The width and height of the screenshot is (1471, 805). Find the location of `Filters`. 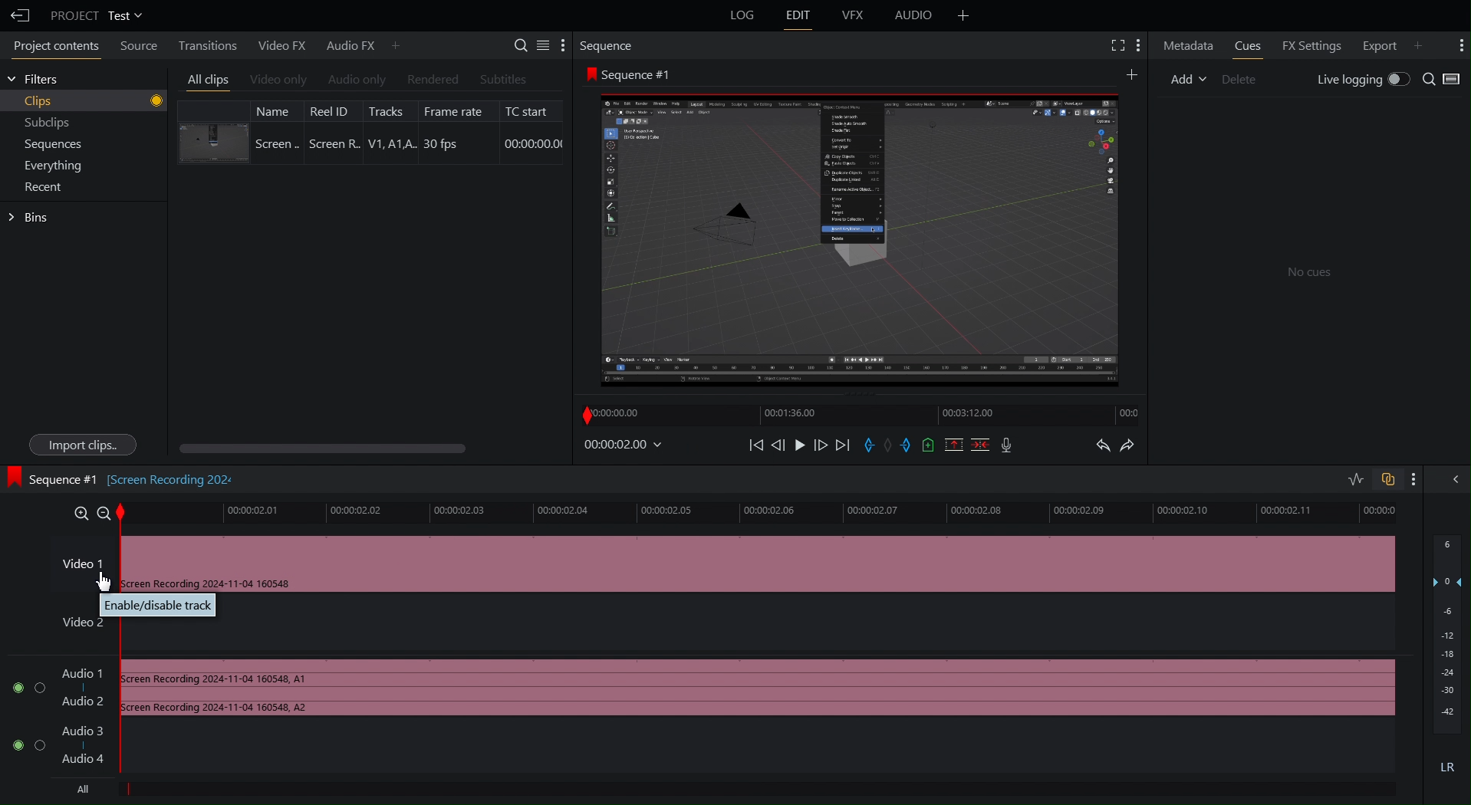

Filters is located at coordinates (38, 81).